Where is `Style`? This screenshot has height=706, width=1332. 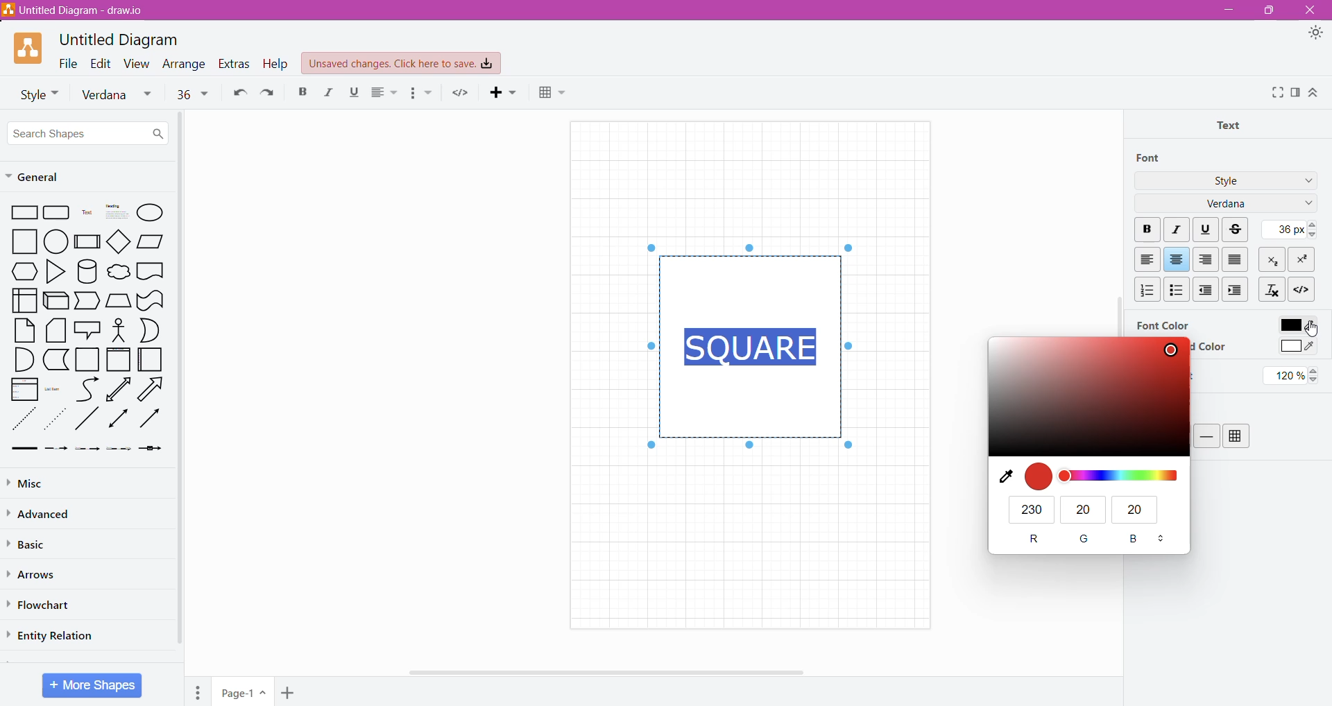
Style is located at coordinates (1227, 180).